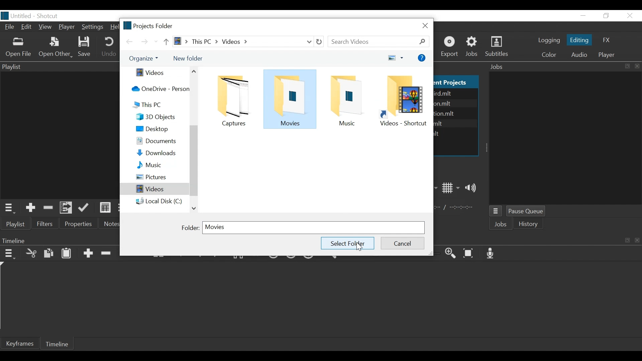 Image resolution: width=642 pixels, height=361 pixels. What do you see at coordinates (157, 73) in the screenshot?
I see `Videos` at bounding box center [157, 73].